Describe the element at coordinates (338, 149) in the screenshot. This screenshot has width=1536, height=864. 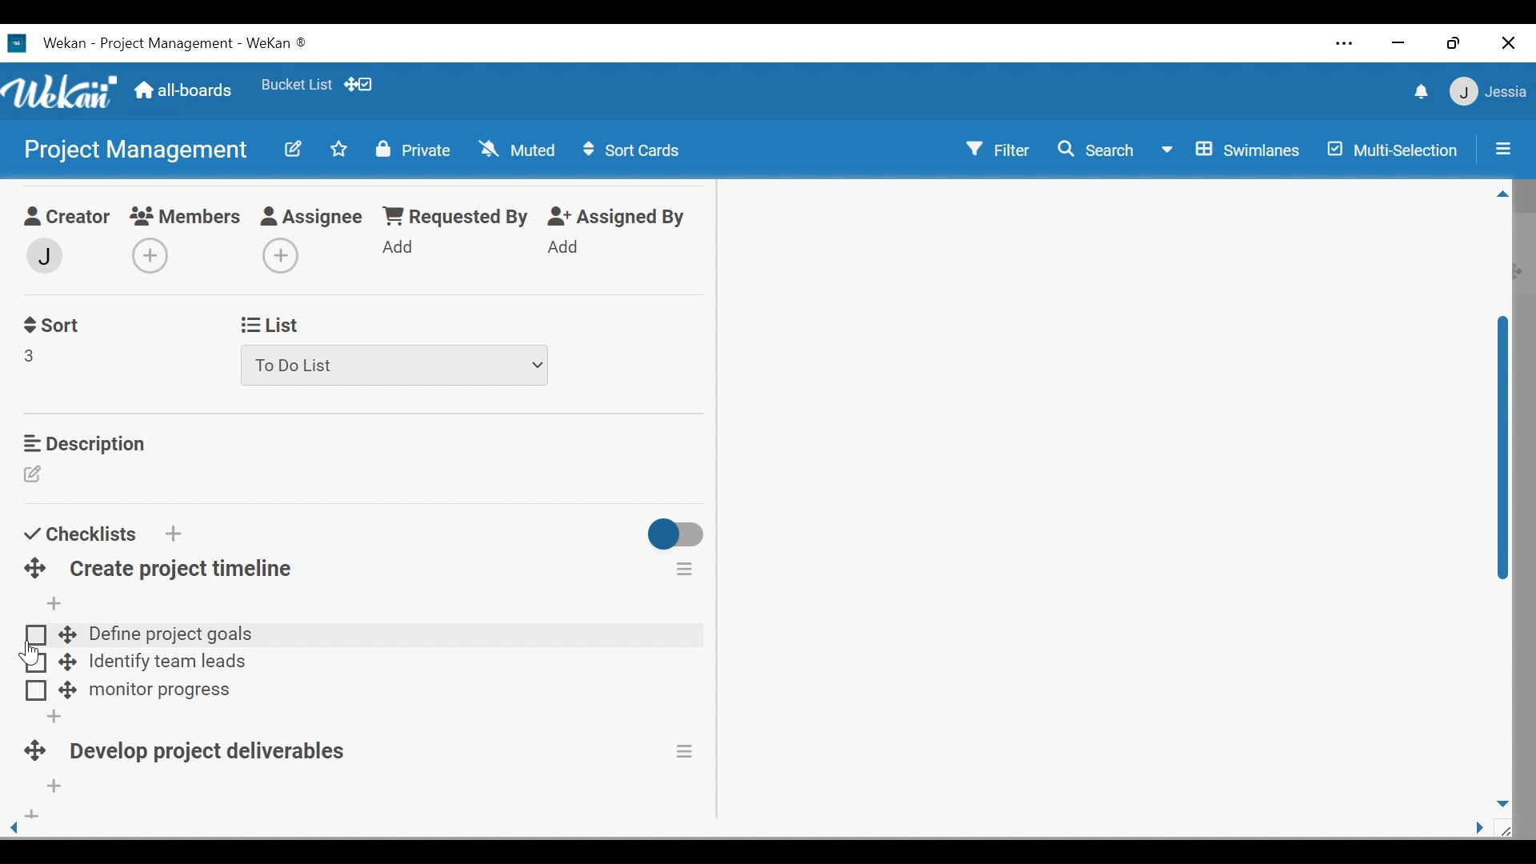
I see `Toggle favorites` at that location.